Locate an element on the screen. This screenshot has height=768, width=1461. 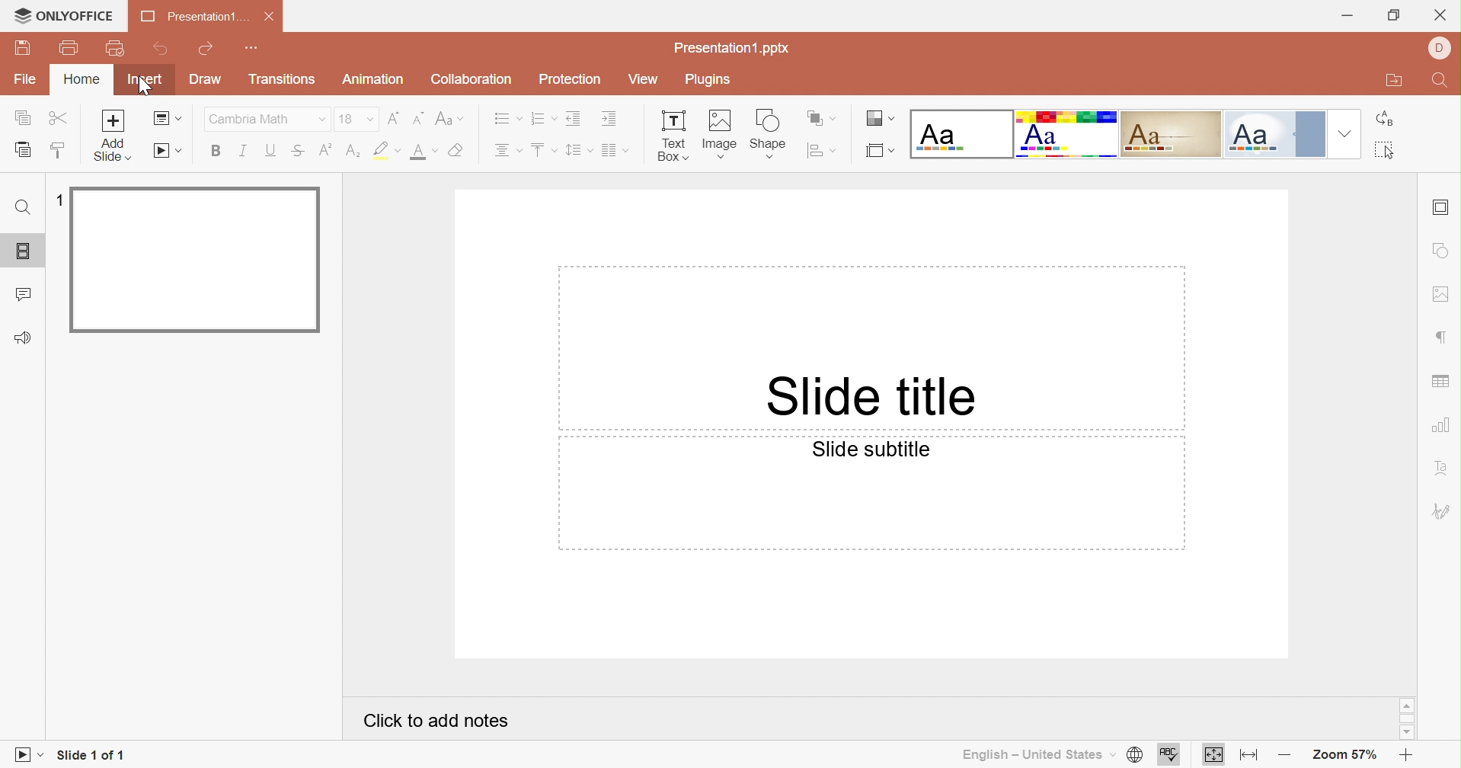
Quick print is located at coordinates (117, 49).